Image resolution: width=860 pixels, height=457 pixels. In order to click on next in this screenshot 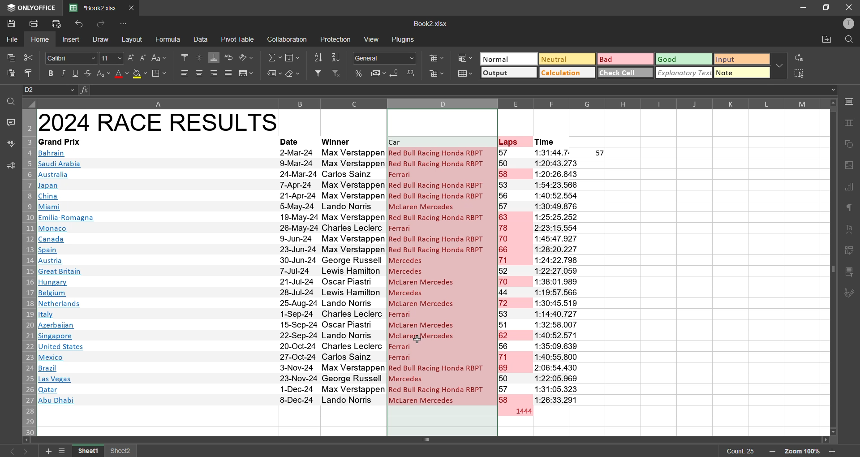, I will do `click(29, 451)`.